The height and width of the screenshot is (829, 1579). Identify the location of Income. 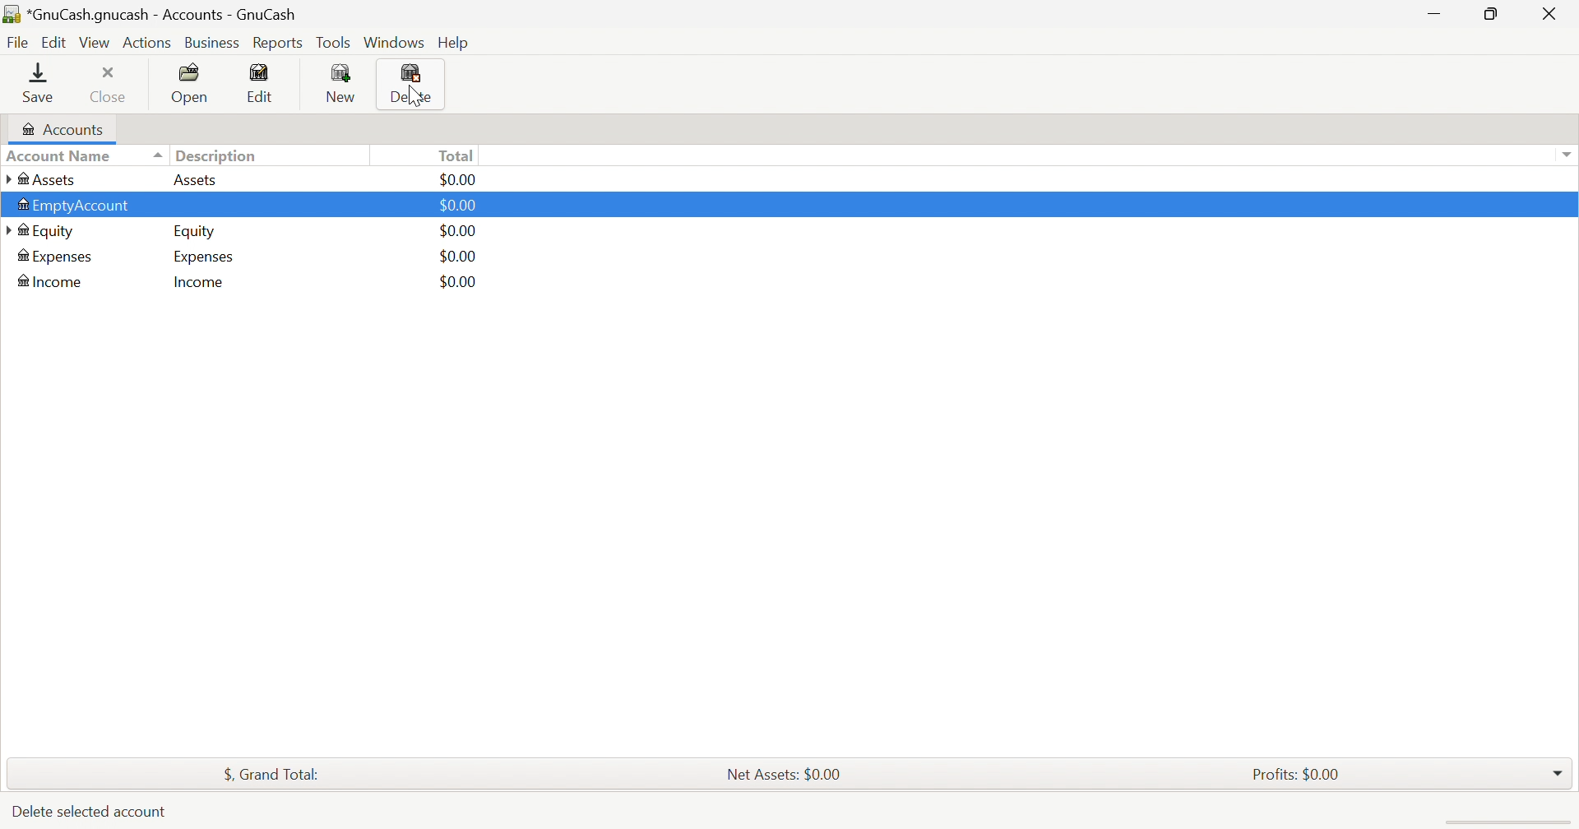
(51, 282).